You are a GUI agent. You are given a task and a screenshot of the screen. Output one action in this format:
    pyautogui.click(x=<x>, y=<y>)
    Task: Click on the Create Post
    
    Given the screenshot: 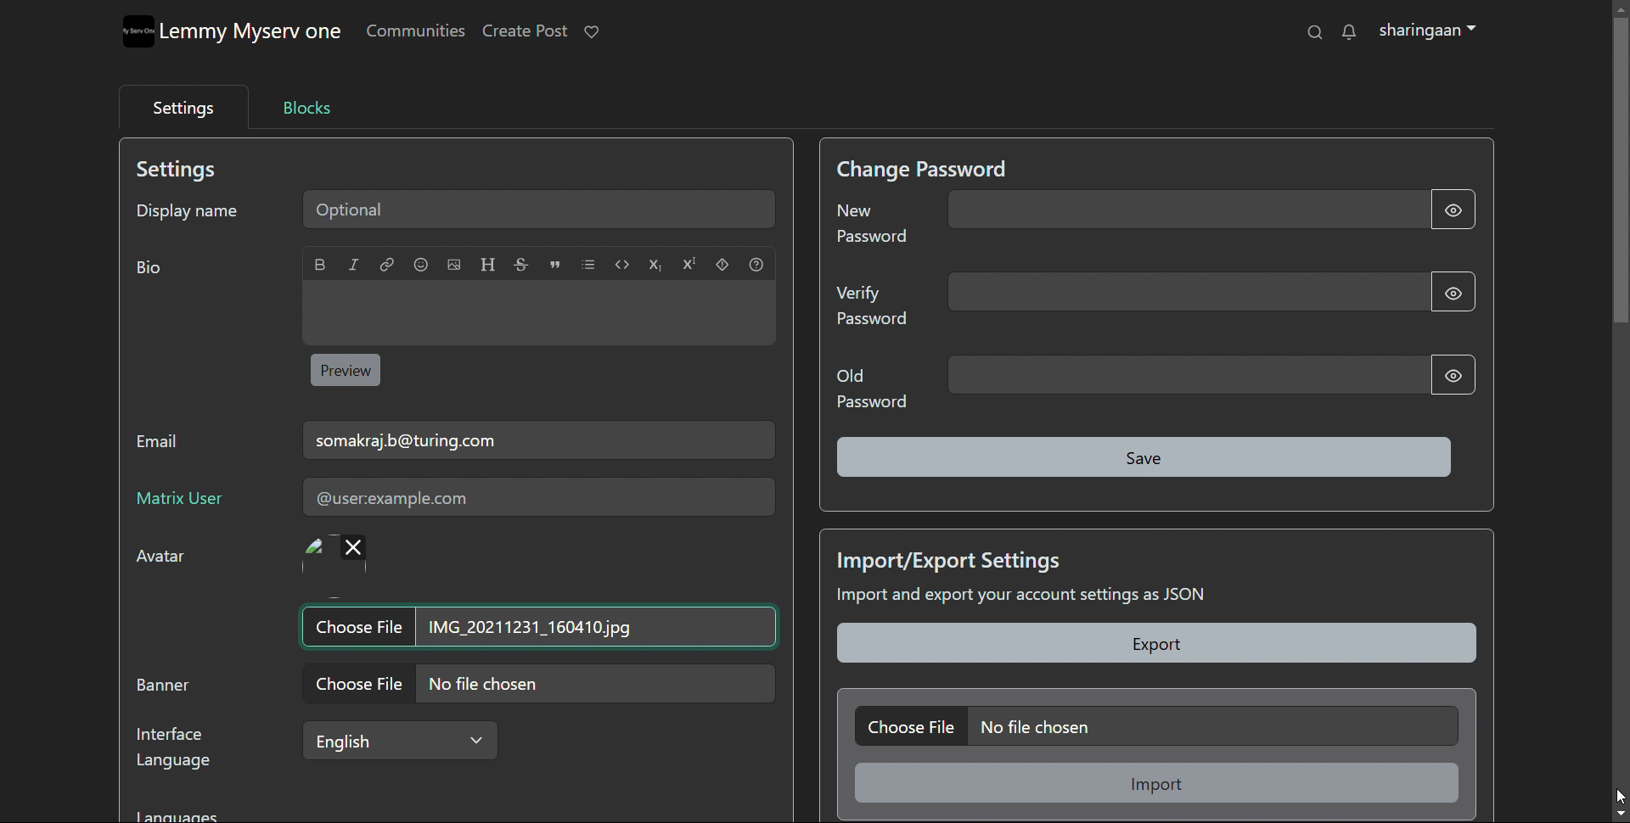 What is the action you would take?
    pyautogui.click(x=526, y=31)
    